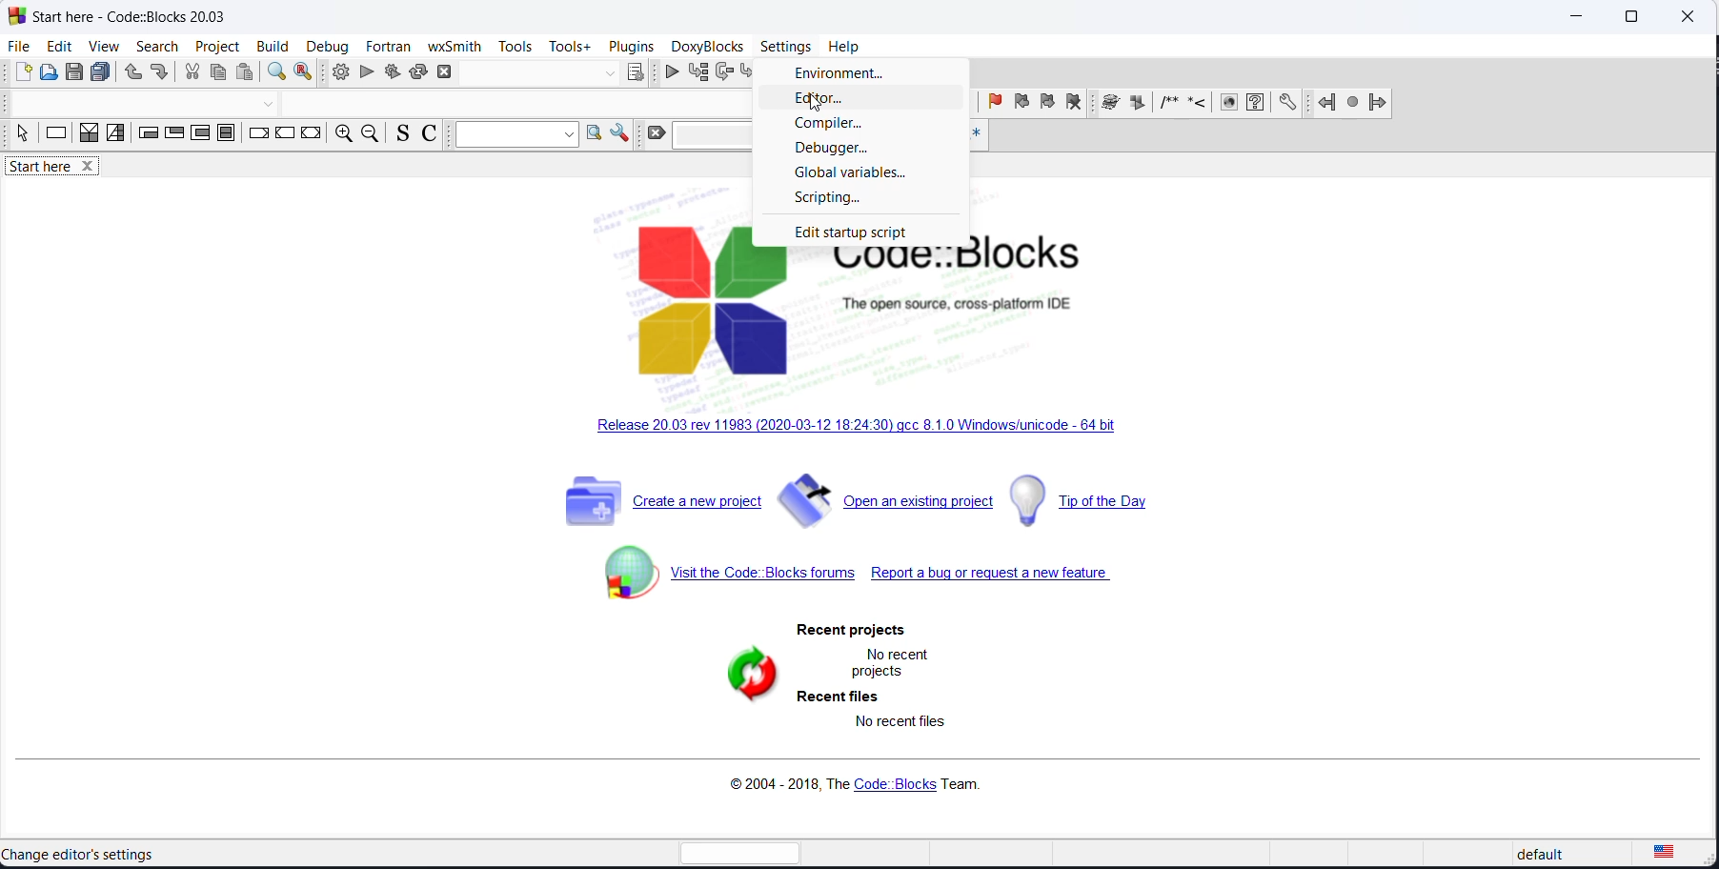  Describe the element at coordinates (598, 136) in the screenshot. I see `option window` at that location.